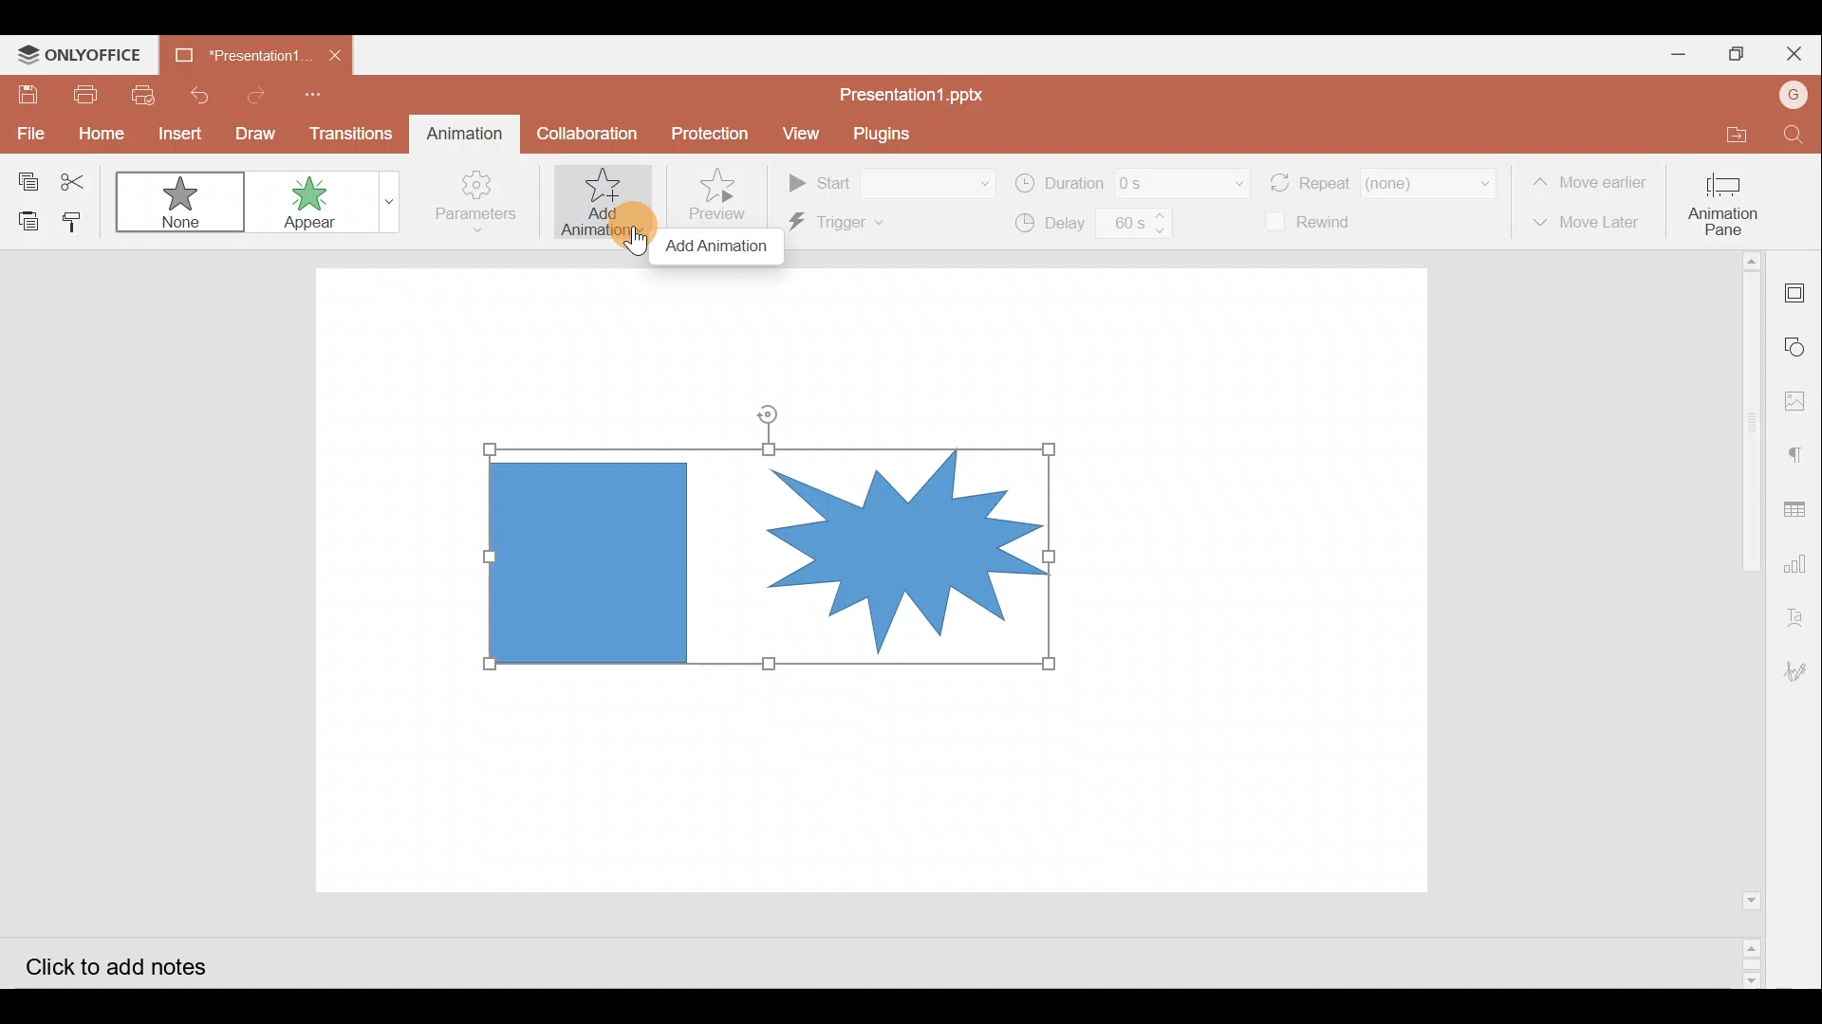  What do you see at coordinates (257, 131) in the screenshot?
I see `Draw` at bounding box center [257, 131].